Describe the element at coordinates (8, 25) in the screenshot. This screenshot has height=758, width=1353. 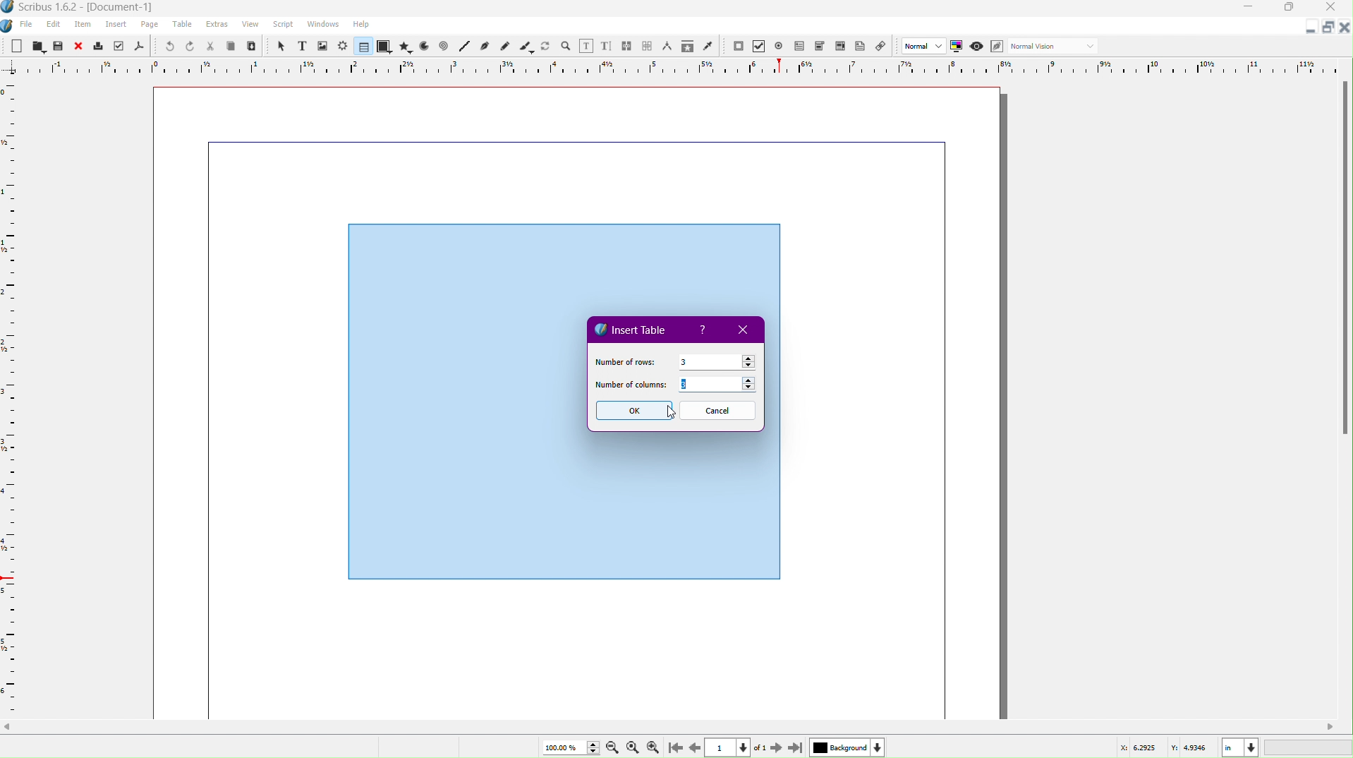
I see `Logo` at that location.